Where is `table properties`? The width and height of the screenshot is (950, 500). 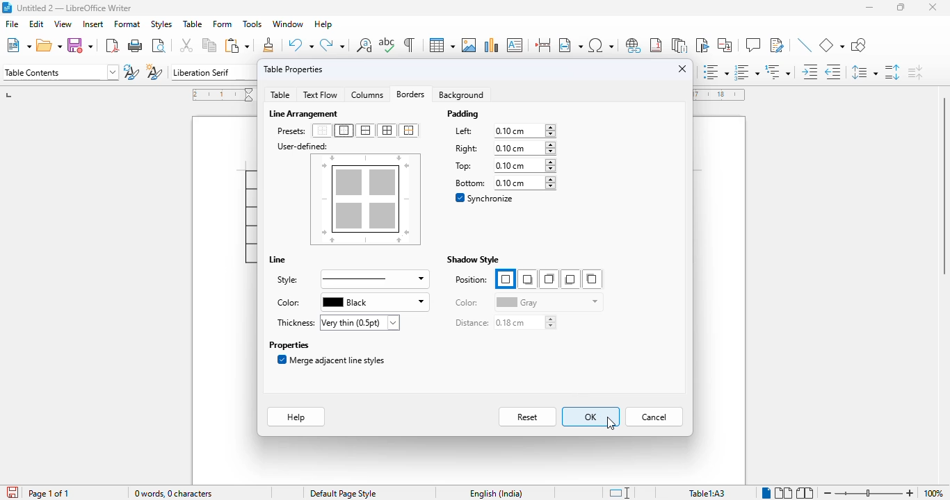
table properties is located at coordinates (293, 69).